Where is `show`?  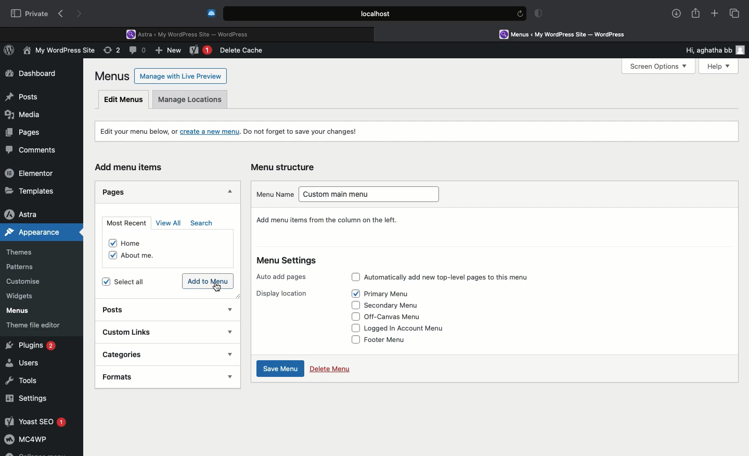 show is located at coordinates (230, 354).